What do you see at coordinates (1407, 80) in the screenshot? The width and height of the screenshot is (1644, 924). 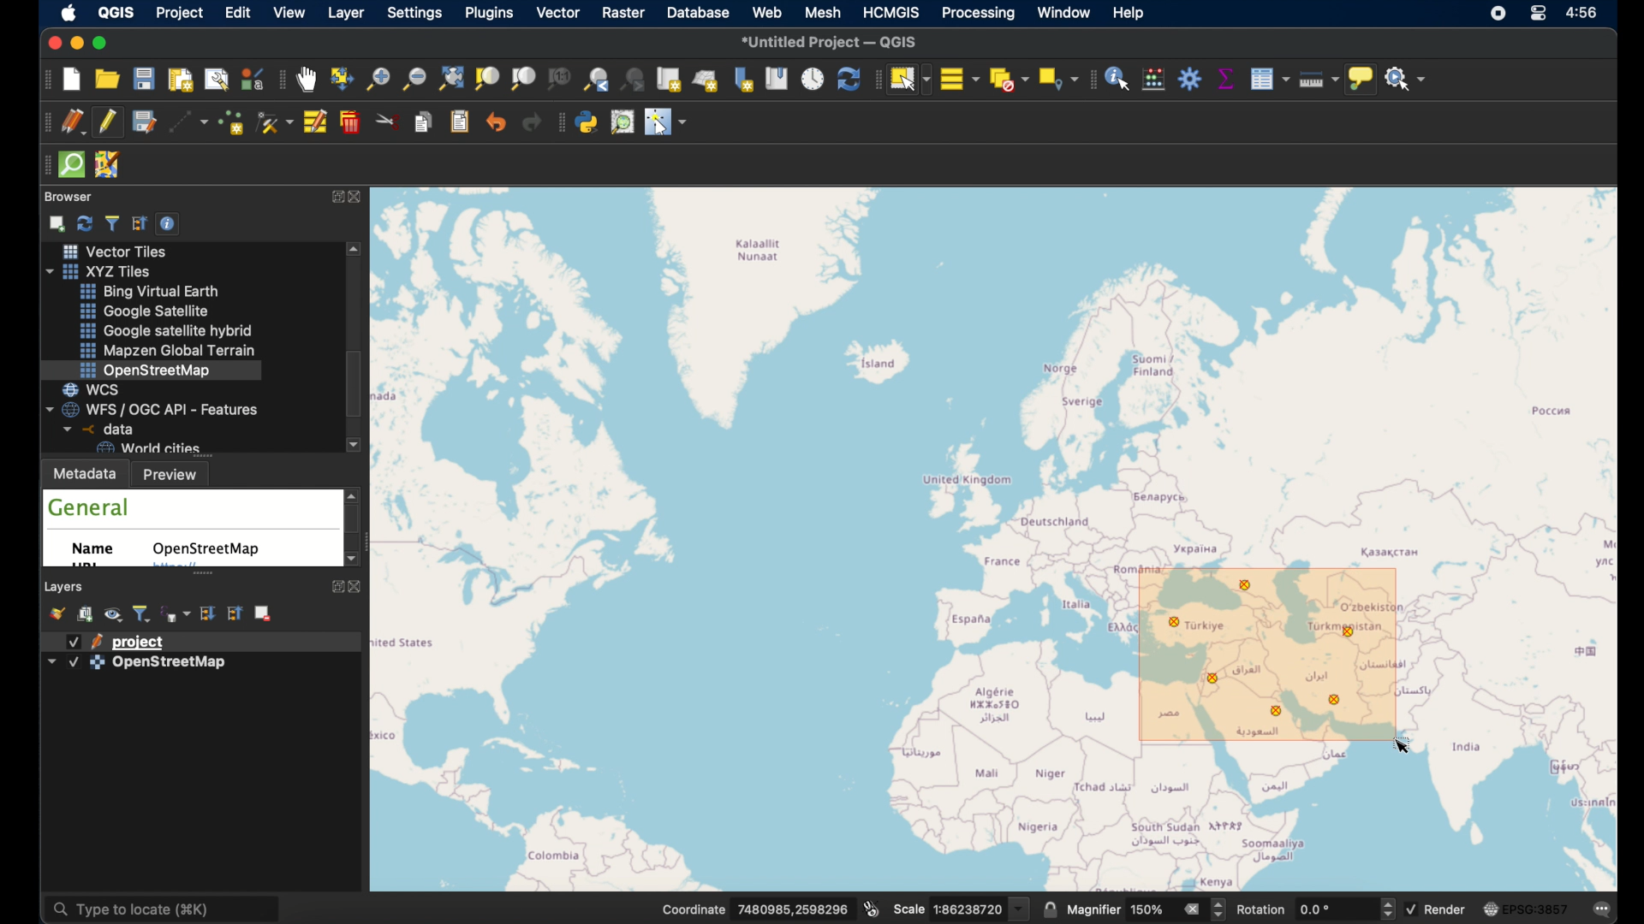 I see `no action selected` at bounding box center [1407, 80].